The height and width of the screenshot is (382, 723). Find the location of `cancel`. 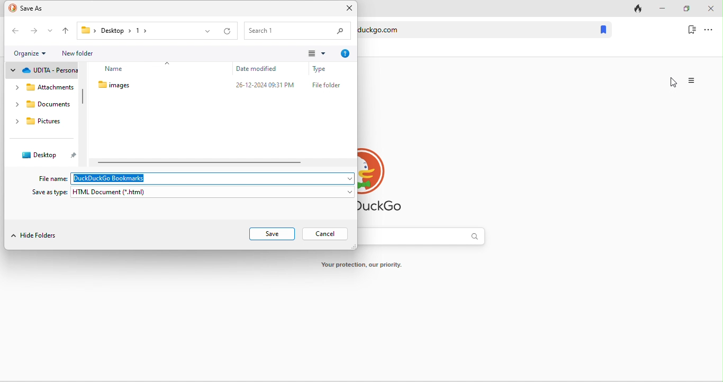

cancel is located at coordinates (324, 233).